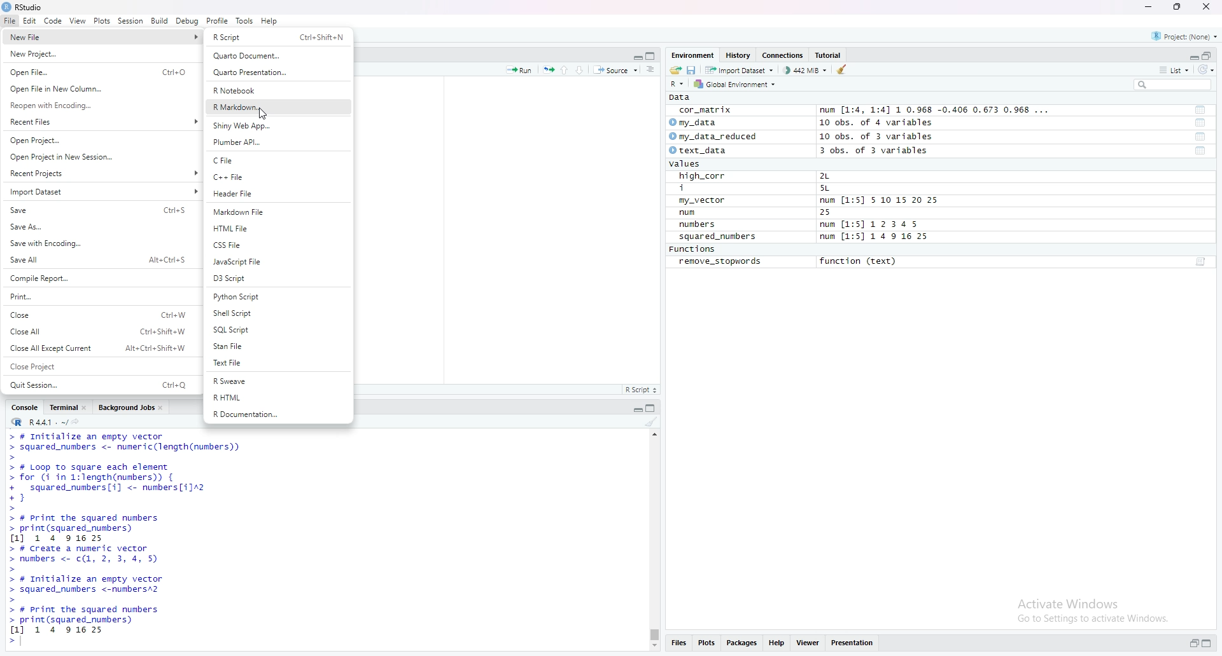 The height and width of the screenshot is (656, 1222). What do you see at coordinates (86, 37) in the screenshot?
I see `New File` at bounding box center [86, 37].